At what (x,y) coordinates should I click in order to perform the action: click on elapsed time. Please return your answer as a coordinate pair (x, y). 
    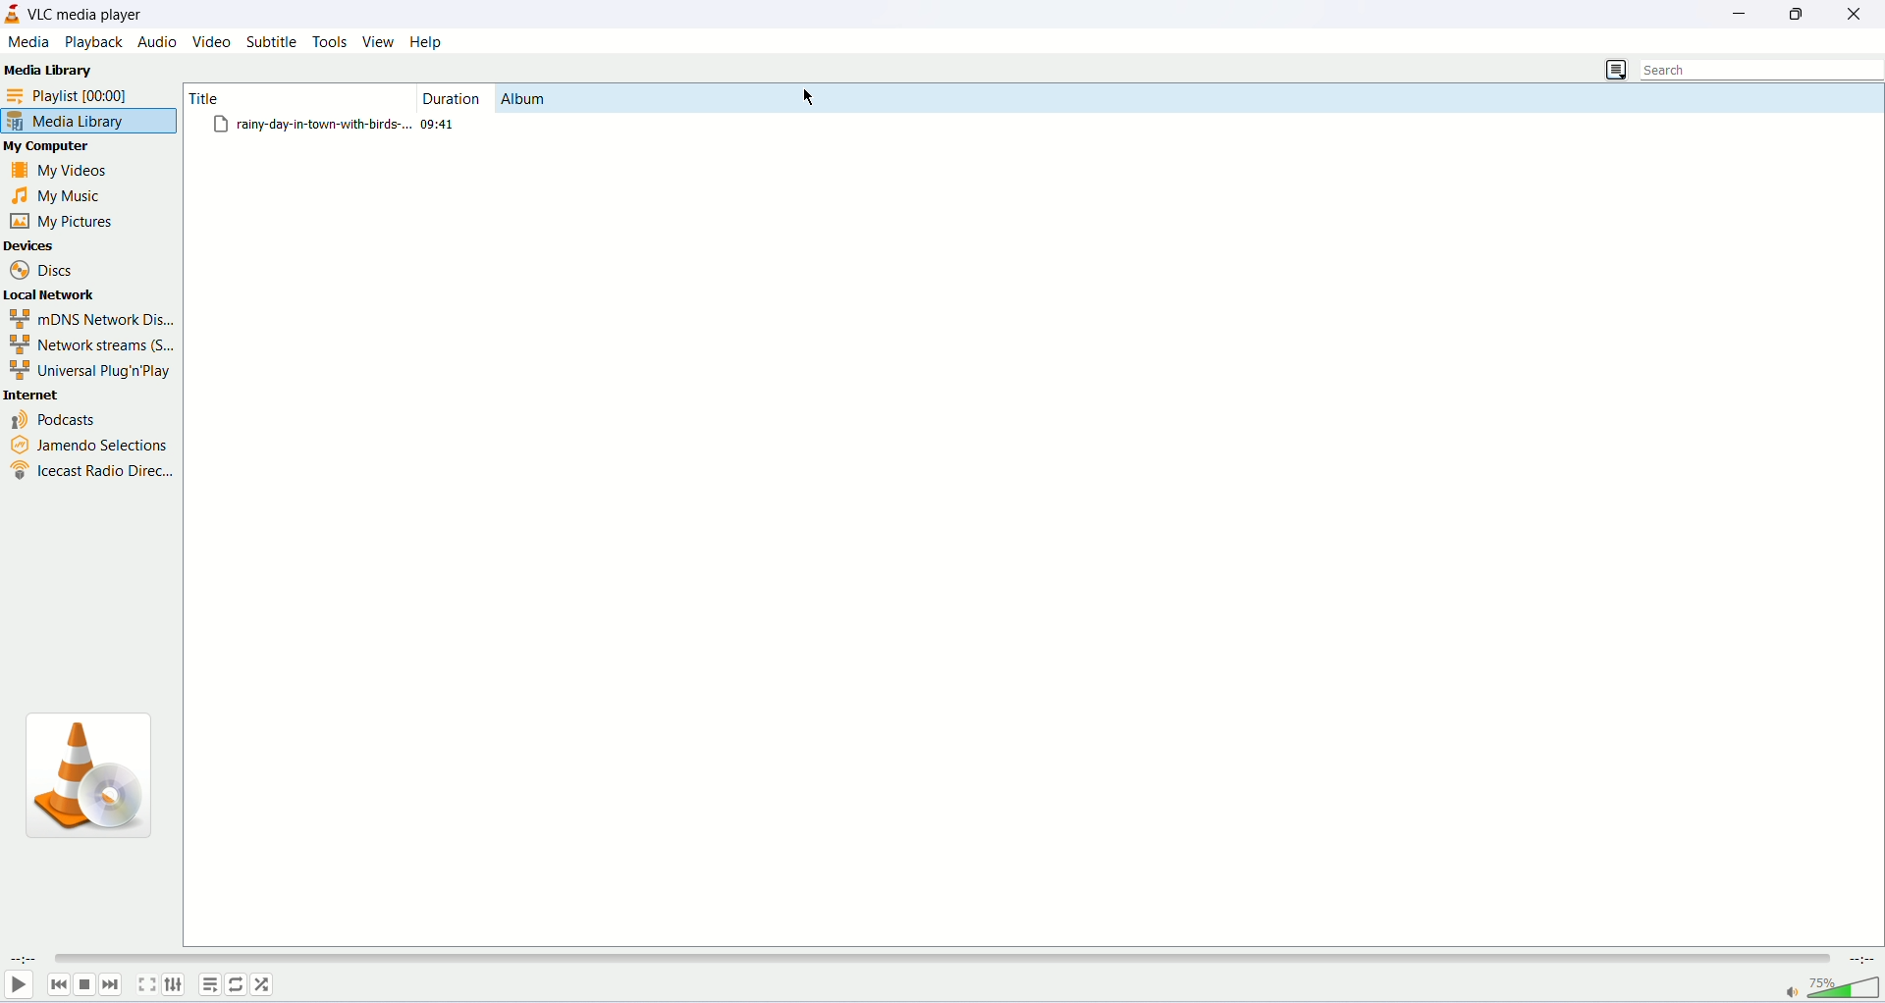
    Looking at the image, I should click on (23, 958).